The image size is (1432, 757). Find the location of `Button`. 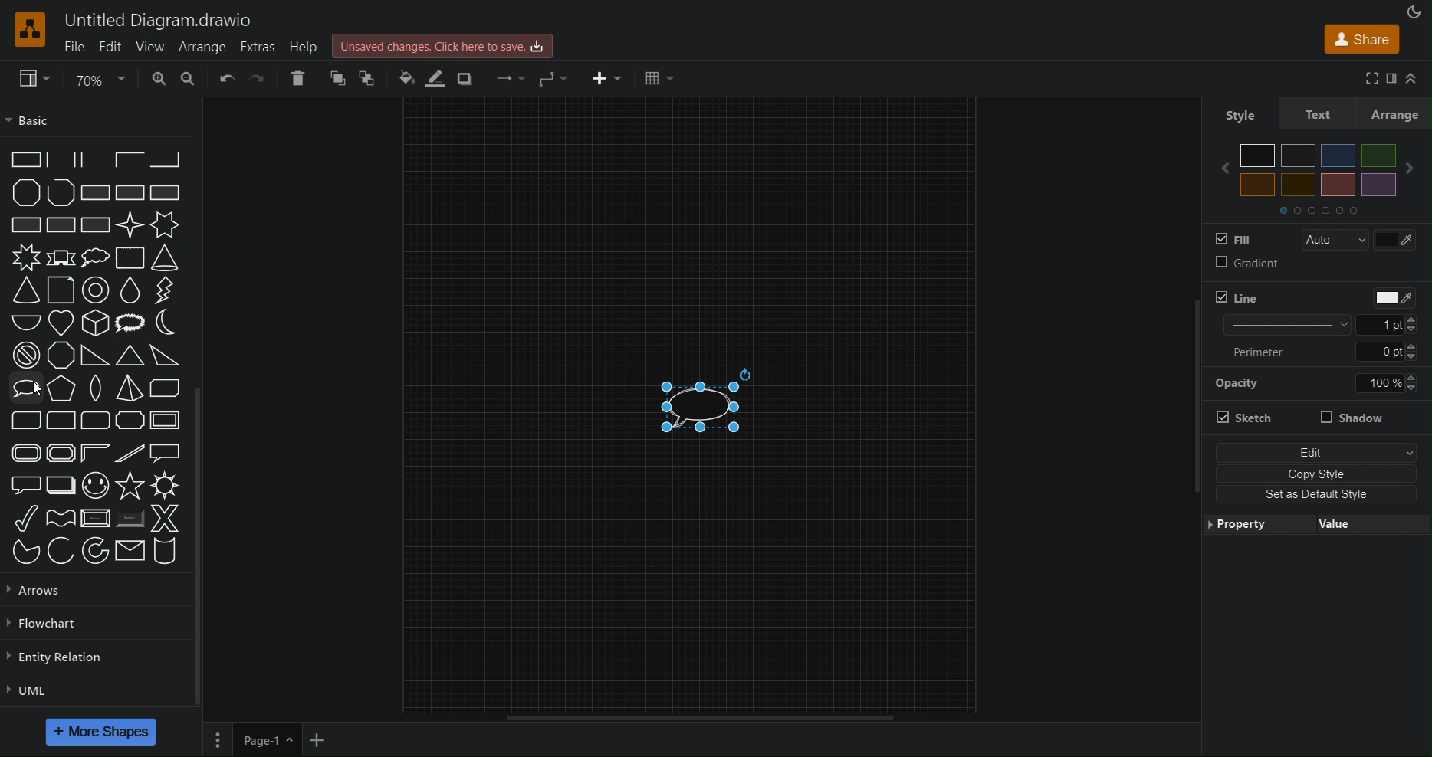

Button is located at coordinates (95, 518).